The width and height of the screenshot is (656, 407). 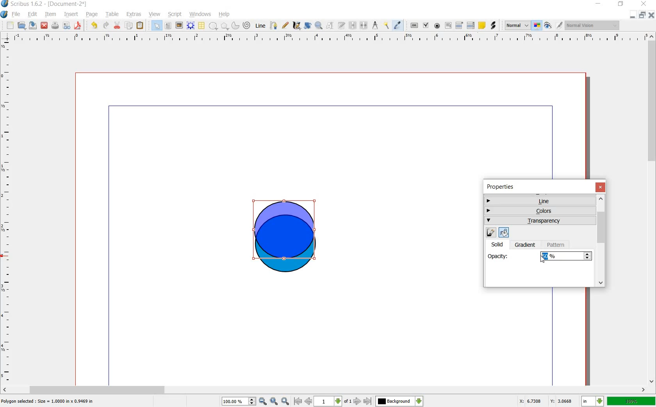 I want to click on zoom in, so click(x=285, y=401).